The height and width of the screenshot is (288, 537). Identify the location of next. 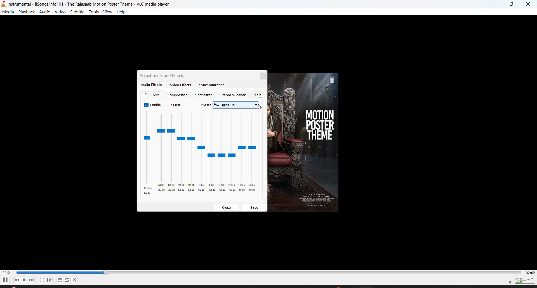
(33, 280).